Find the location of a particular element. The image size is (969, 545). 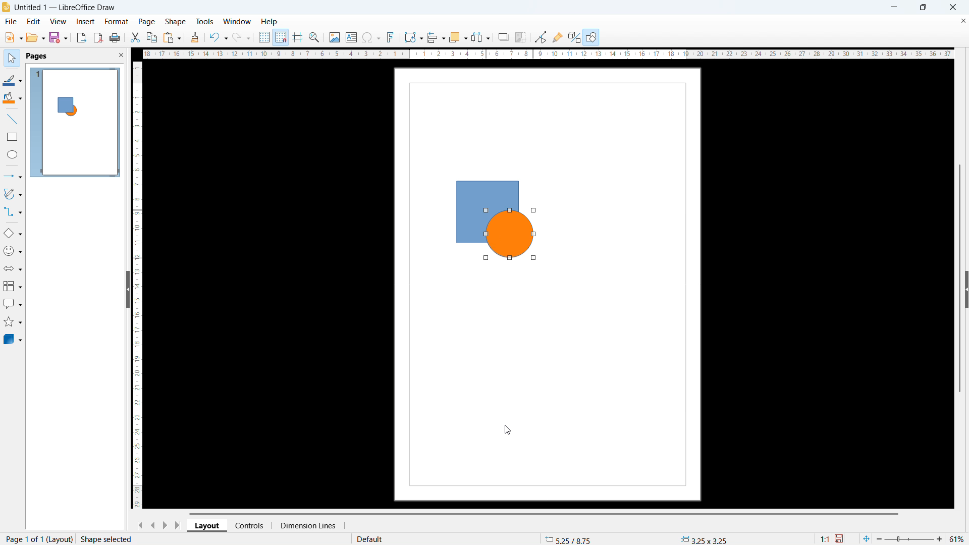

minimise  is located at coordinates (893, 8).